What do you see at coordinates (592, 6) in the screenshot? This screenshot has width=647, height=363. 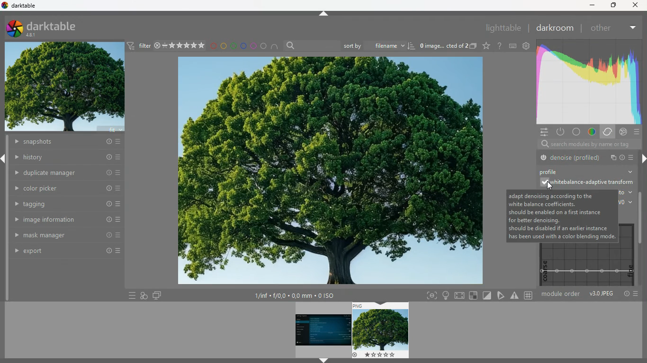 I see `minimize` at bounding box center [592, 6].